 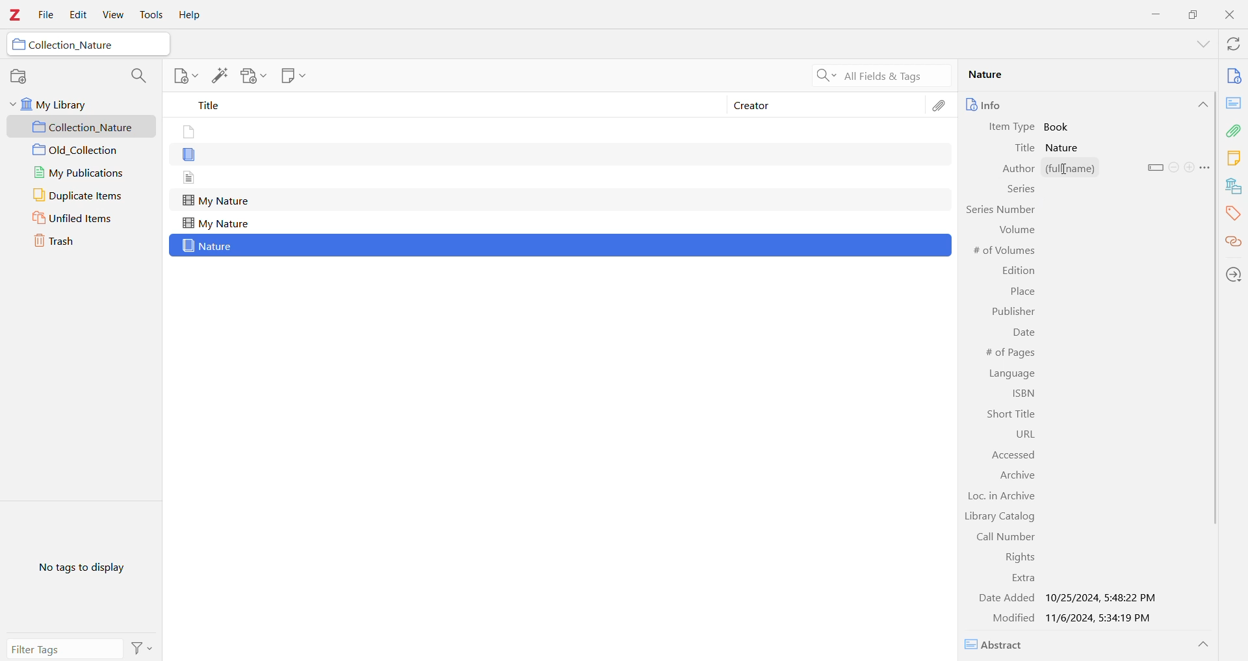 What do you see at coordinates (111, 15) in the screenshot?
I see `View` at bounding box center [111, 15].